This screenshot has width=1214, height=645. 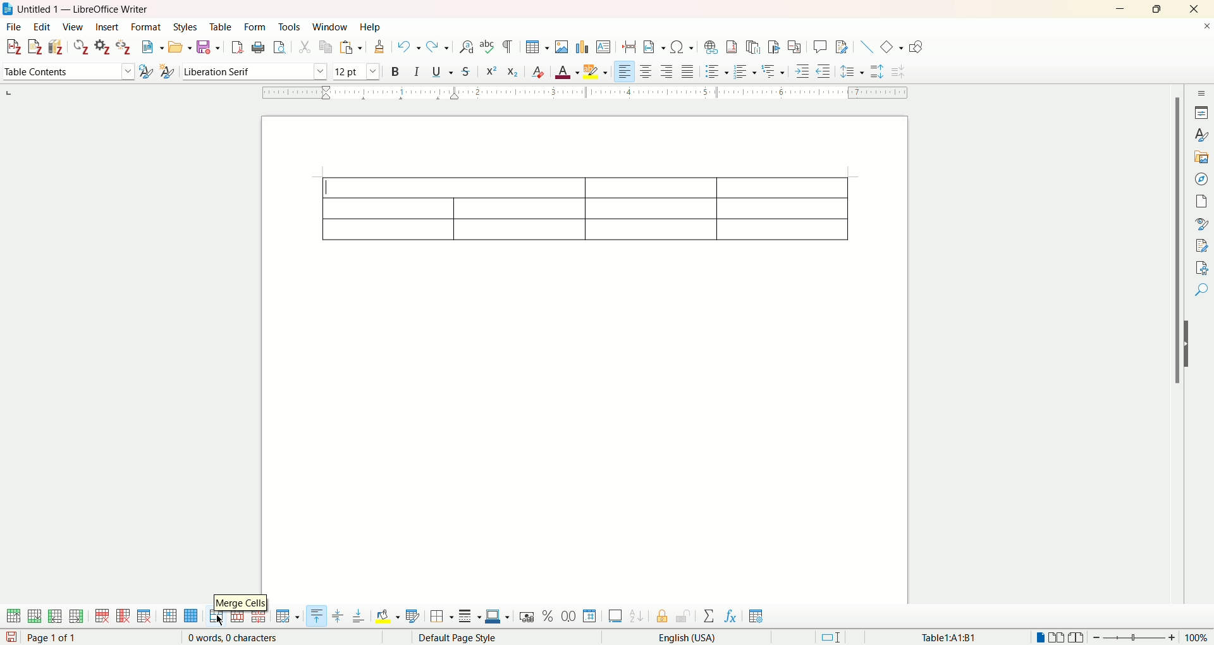 I want to click on accessibility check, so click(x=1200, y=269).